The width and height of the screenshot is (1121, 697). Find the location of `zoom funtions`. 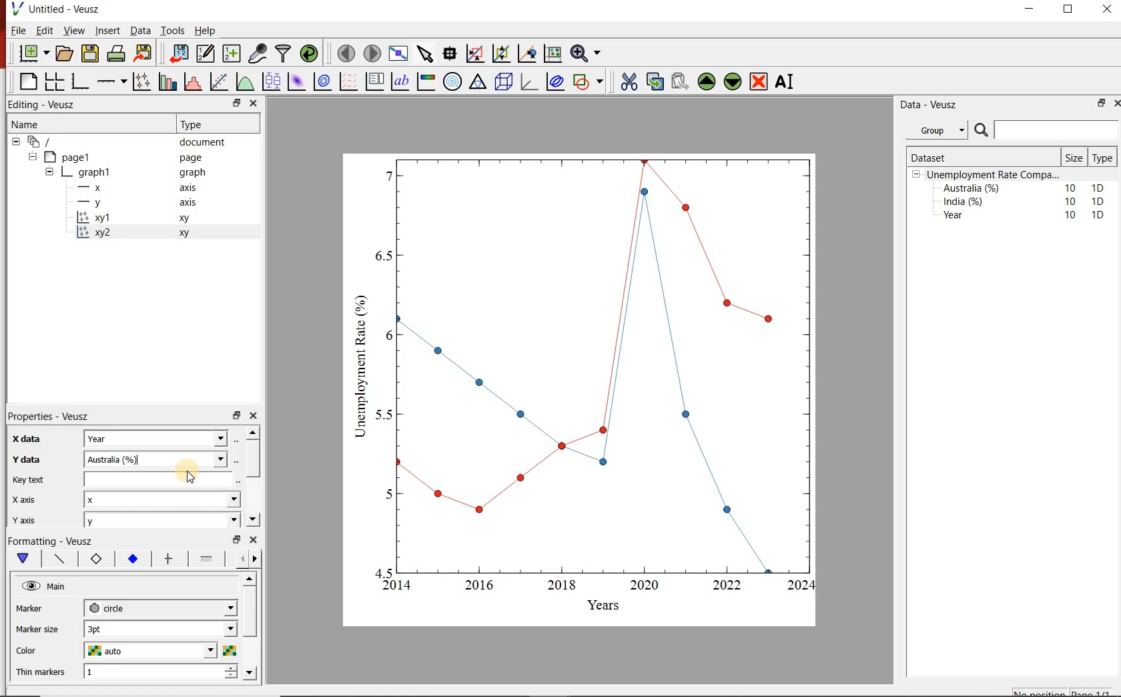

zoom funtions is located at coordinates (588, 52).